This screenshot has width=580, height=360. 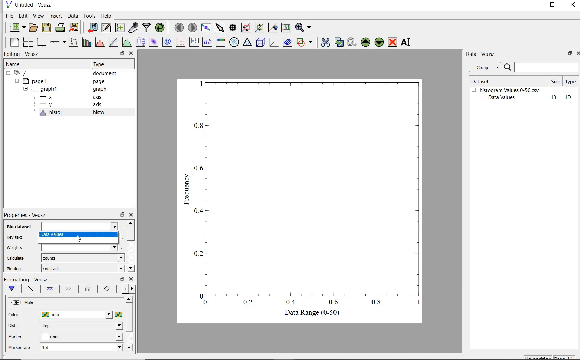 What do you see at coordinates (100, 97) in the screenshot?
I see `axis` at bounding box center [100, 97].